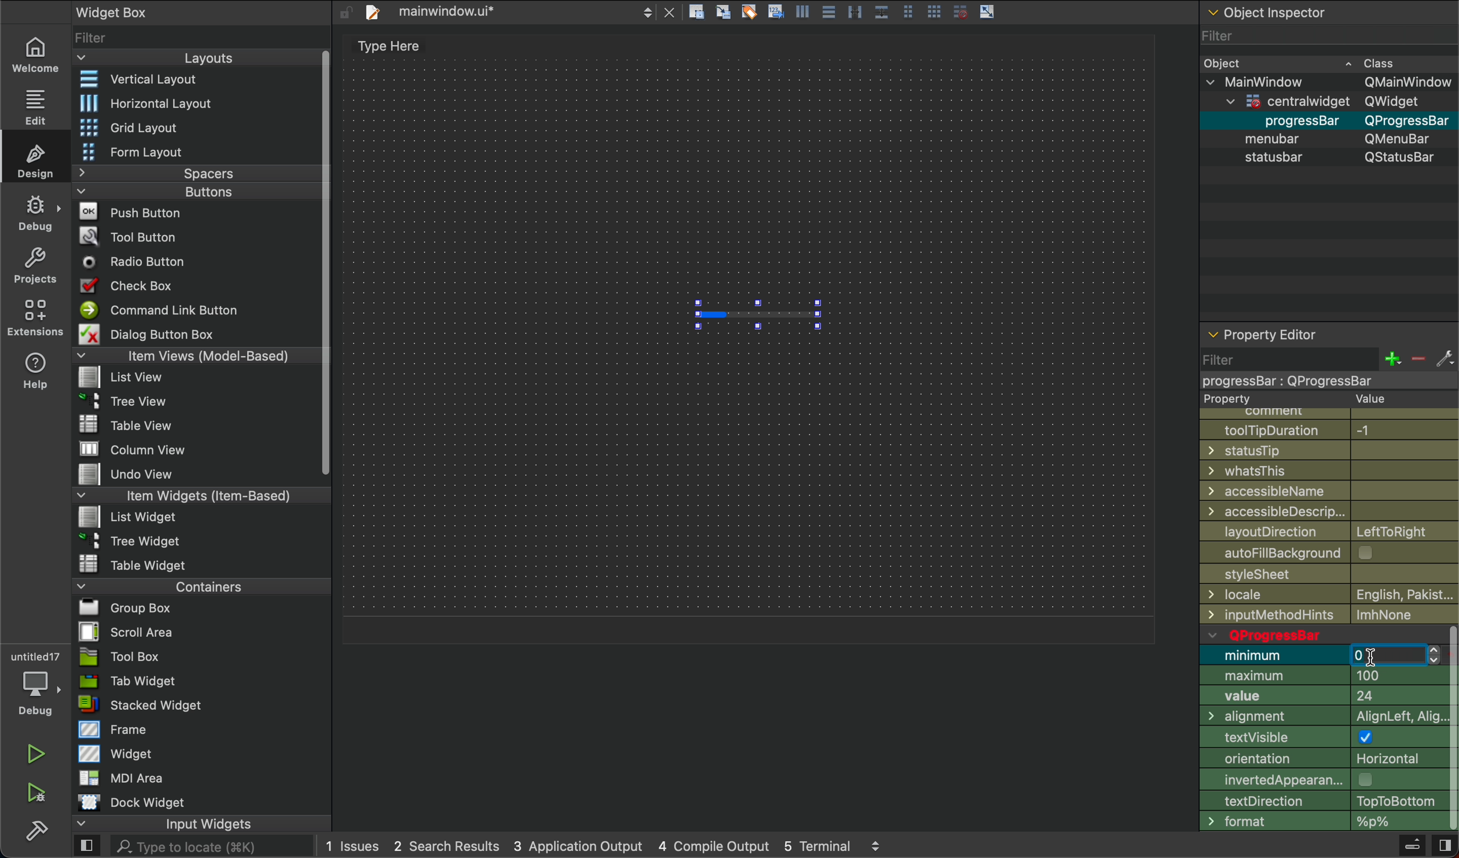  Describe the element at coordinates (36, 317) in the screenshot. I see `extension` at that location.